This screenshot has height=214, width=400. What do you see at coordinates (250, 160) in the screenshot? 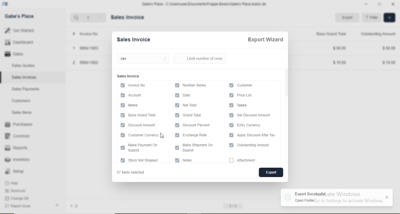
I see `attachment` at bounding box center [250, 160].